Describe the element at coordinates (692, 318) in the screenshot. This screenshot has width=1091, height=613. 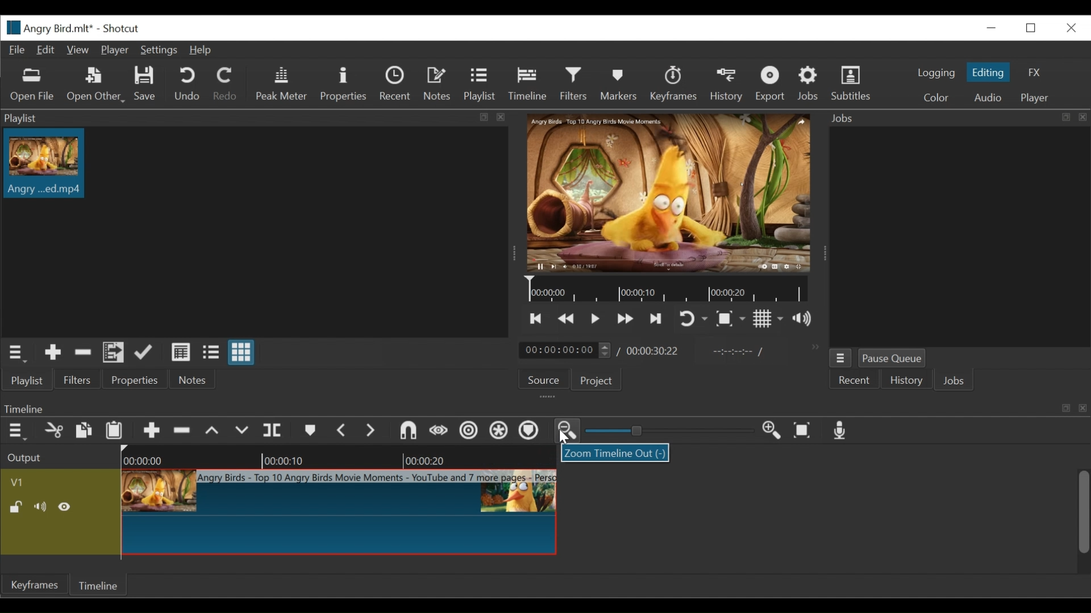
I see `Toggle player looping` at that location.